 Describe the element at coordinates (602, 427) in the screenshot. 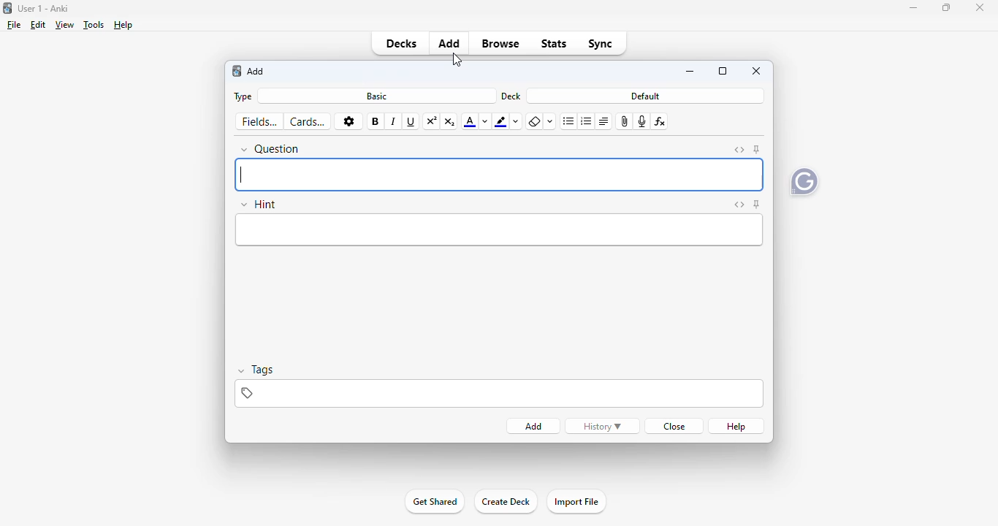

I see `history` at that location.